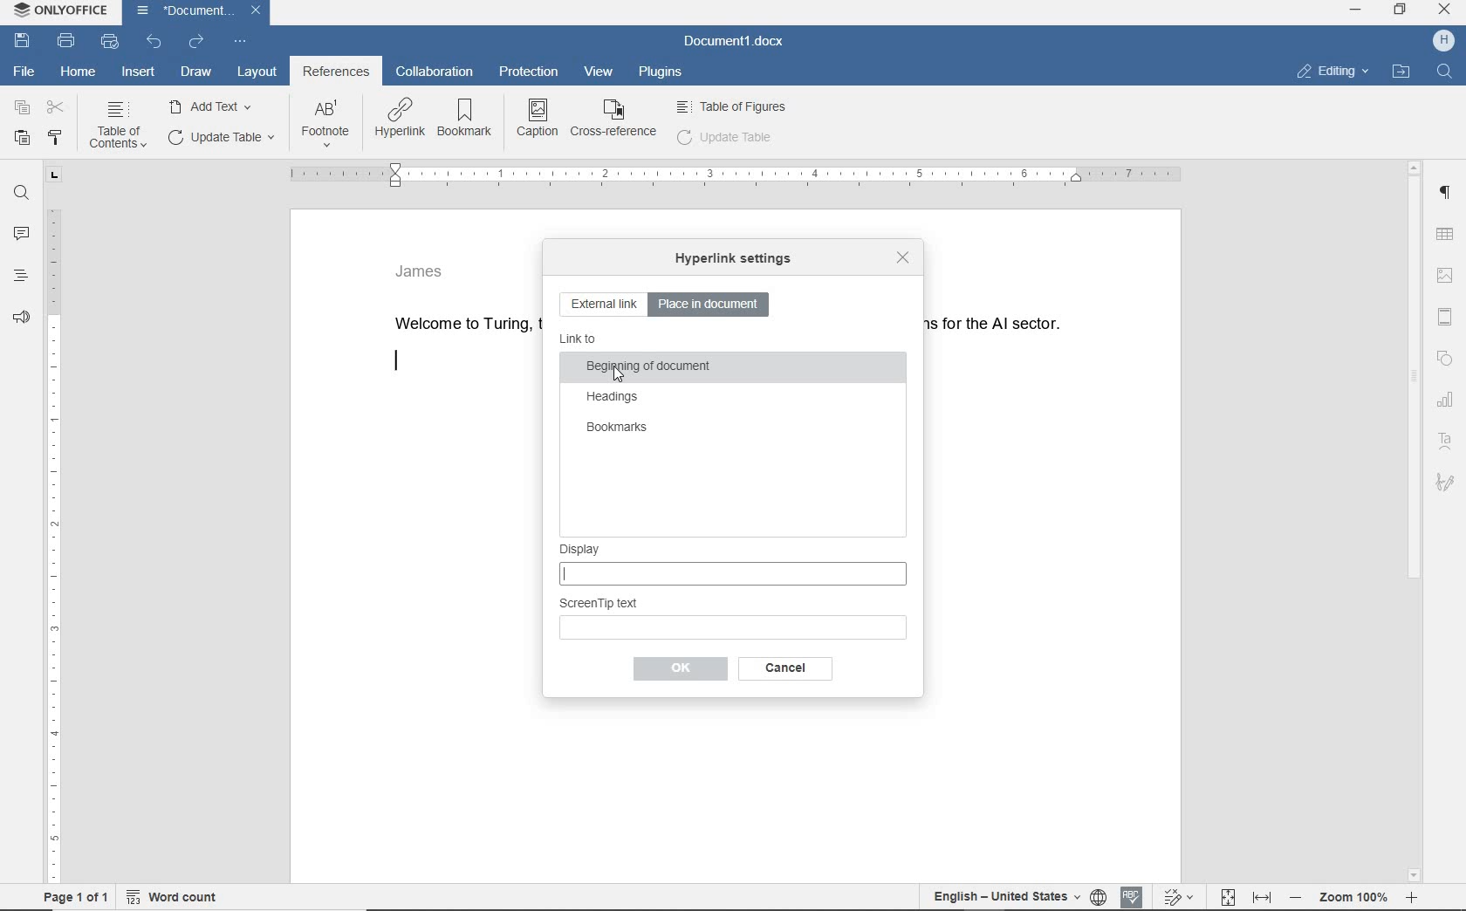 Image resolution: width=1466 pixels, height=911 pixels. What do you see at coordinates (1449, 233) in the screenshot?
I see `table` at bounding box center [1449, 233].